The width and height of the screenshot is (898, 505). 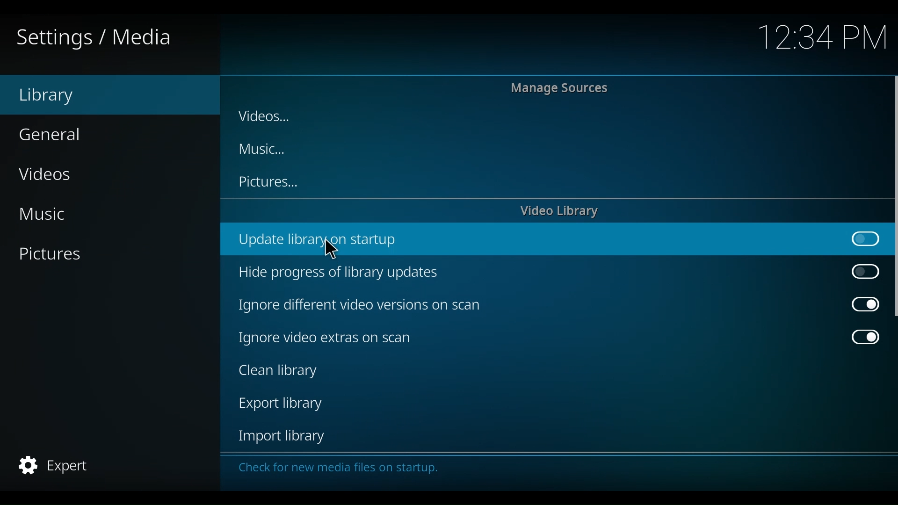 What do you see at coordinates (284, 404) in the screenshot?
I see `Export library` at bounding box center [284, 404].